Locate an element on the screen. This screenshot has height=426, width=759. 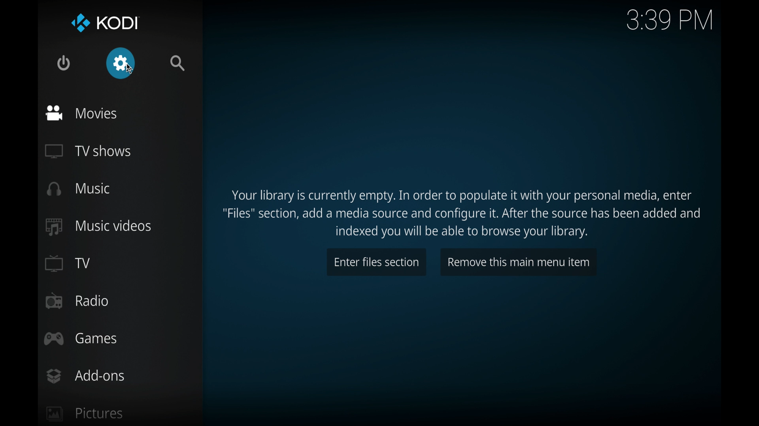
movies is located at coordinates (83, 113).